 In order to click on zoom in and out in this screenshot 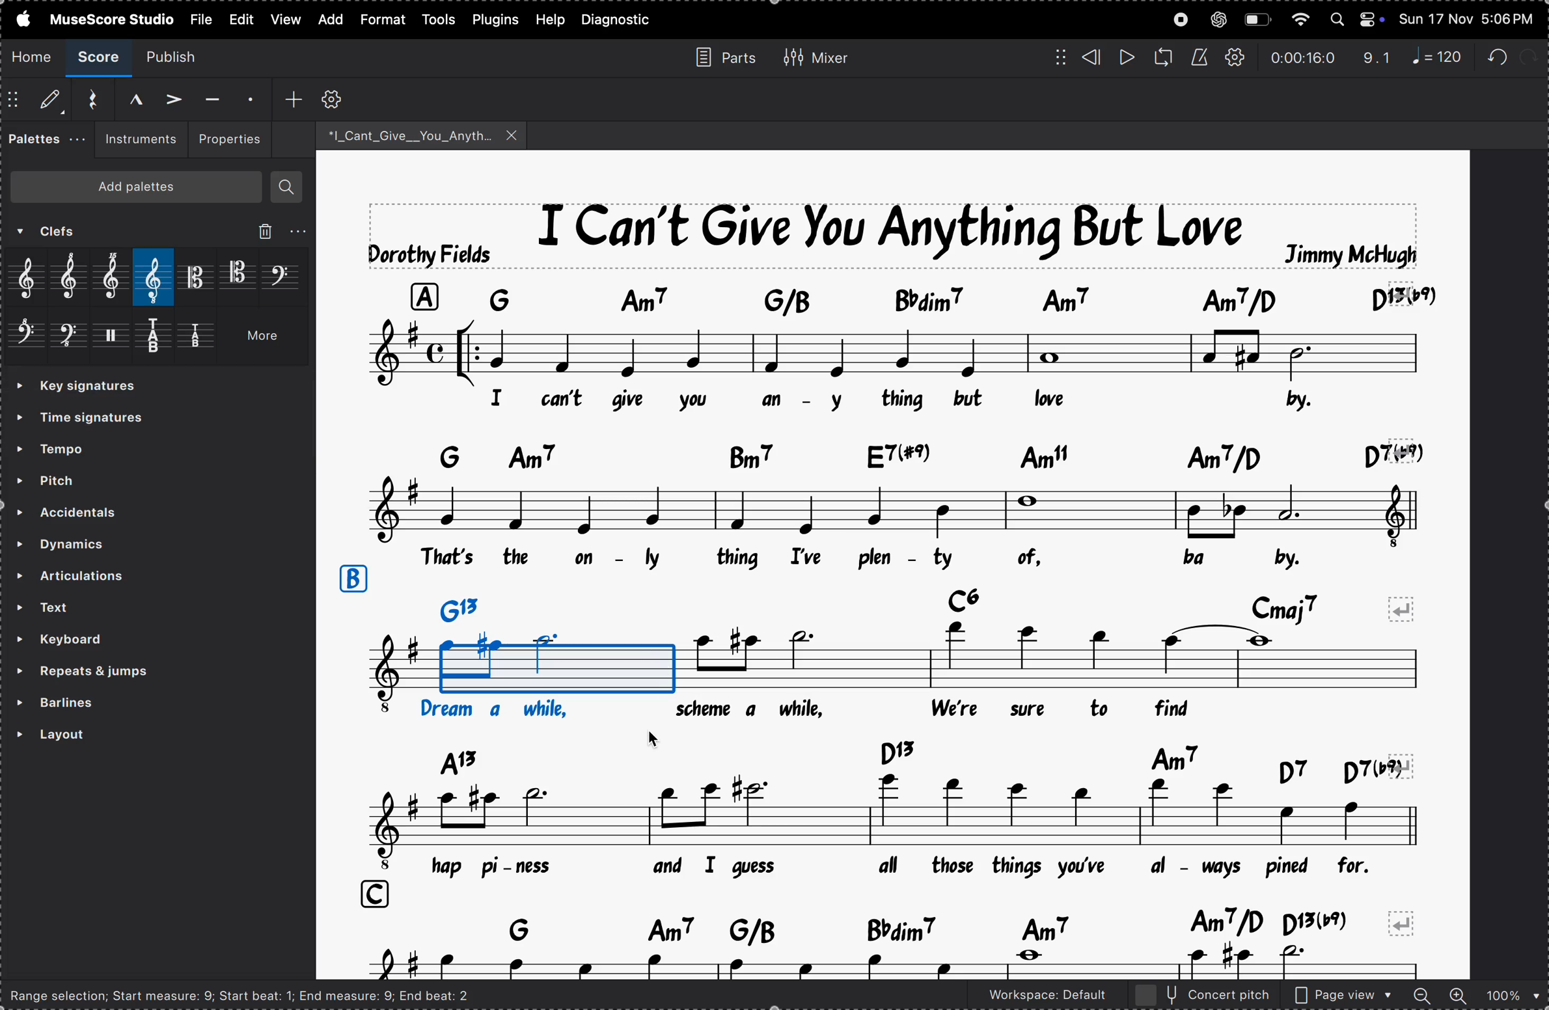, I will do `click(1475, 996)`.